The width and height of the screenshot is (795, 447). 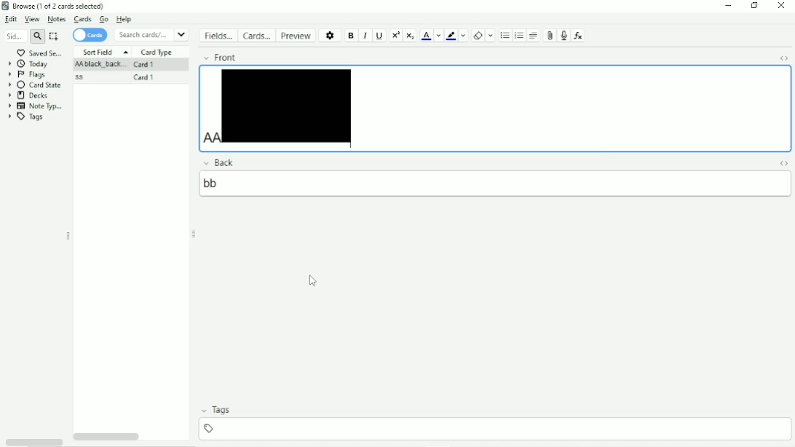 I want to click on Search in sidebar, so click(x=14, y=36).